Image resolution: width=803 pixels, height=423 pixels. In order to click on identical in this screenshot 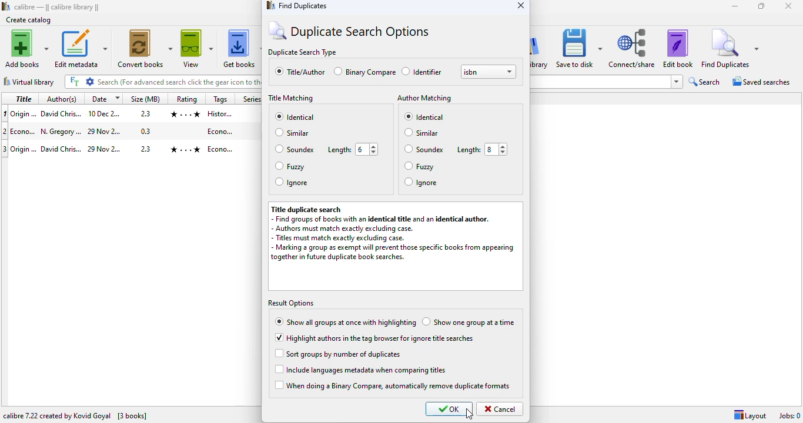, I will do `click(424, 116)`.